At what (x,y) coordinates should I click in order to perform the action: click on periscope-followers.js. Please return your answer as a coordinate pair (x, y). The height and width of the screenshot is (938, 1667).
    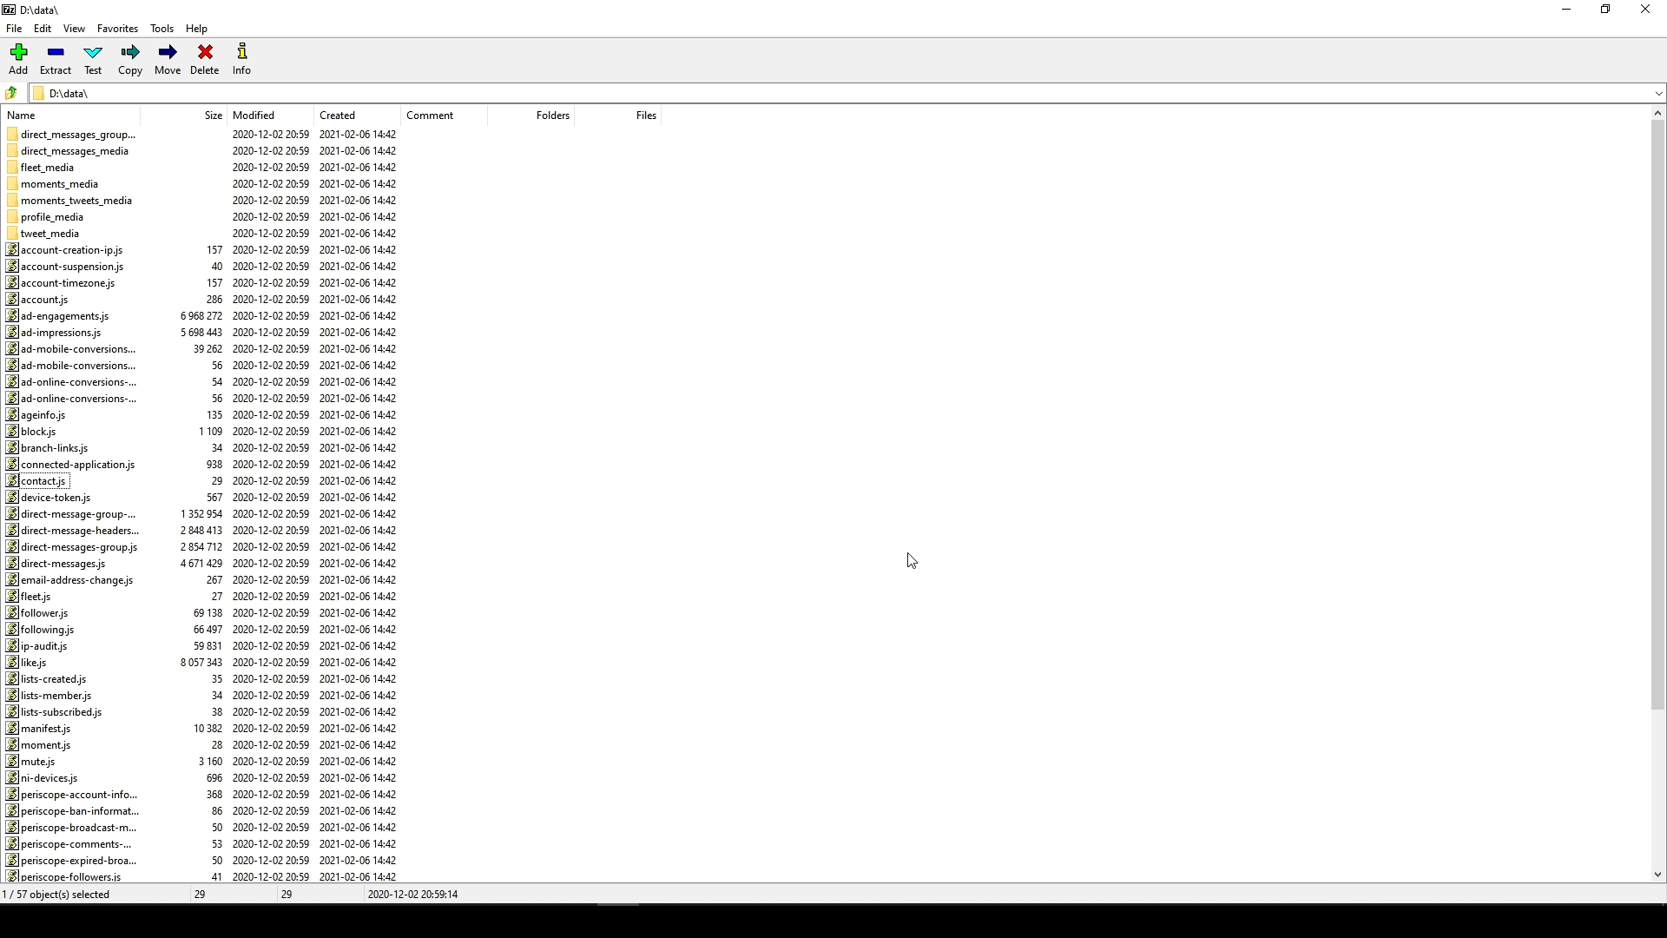
    Looking at the image, I should click on (67, 876).